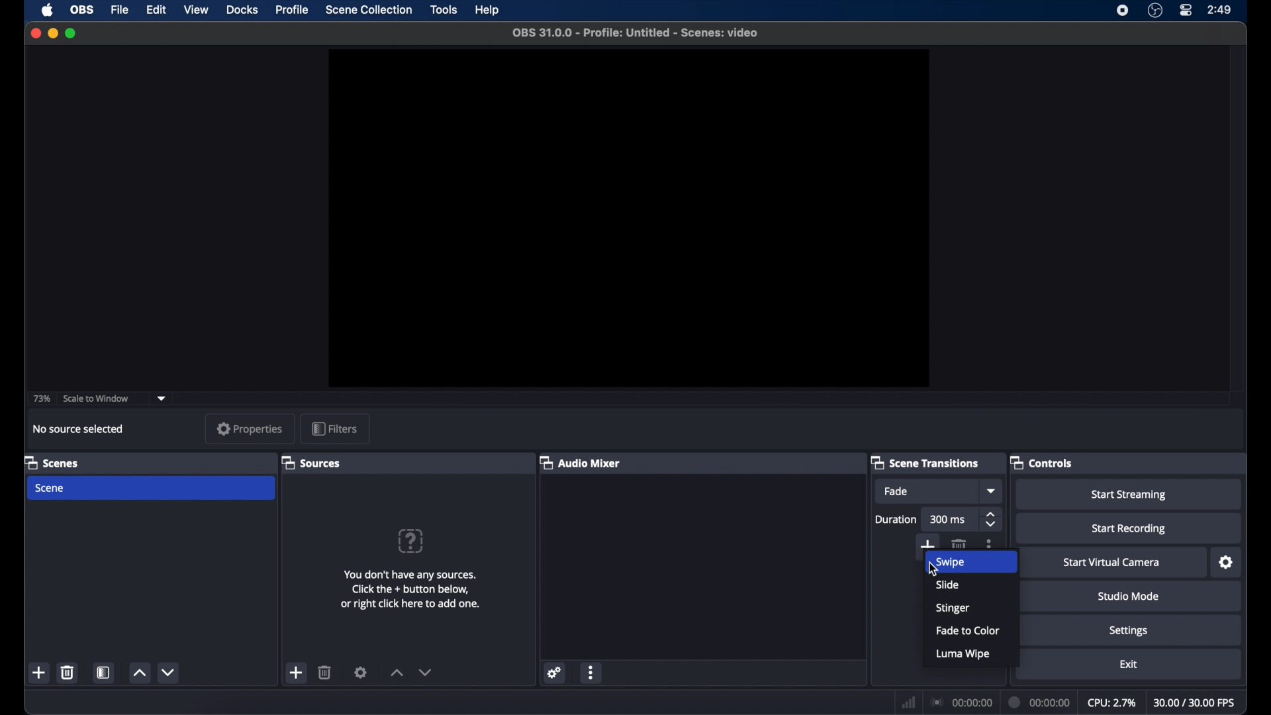 The image size is (1271, 715). I want to click on duration, so click(1037, 701).